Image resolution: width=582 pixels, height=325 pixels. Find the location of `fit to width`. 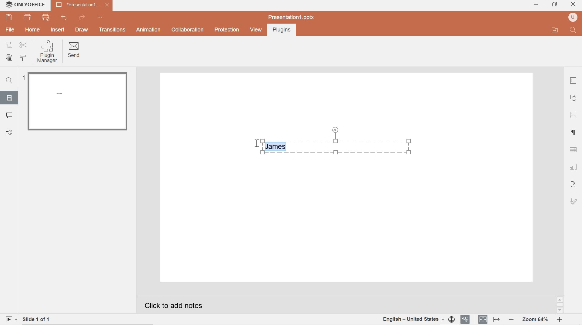

fit to width is located at coordinates (496, 320).